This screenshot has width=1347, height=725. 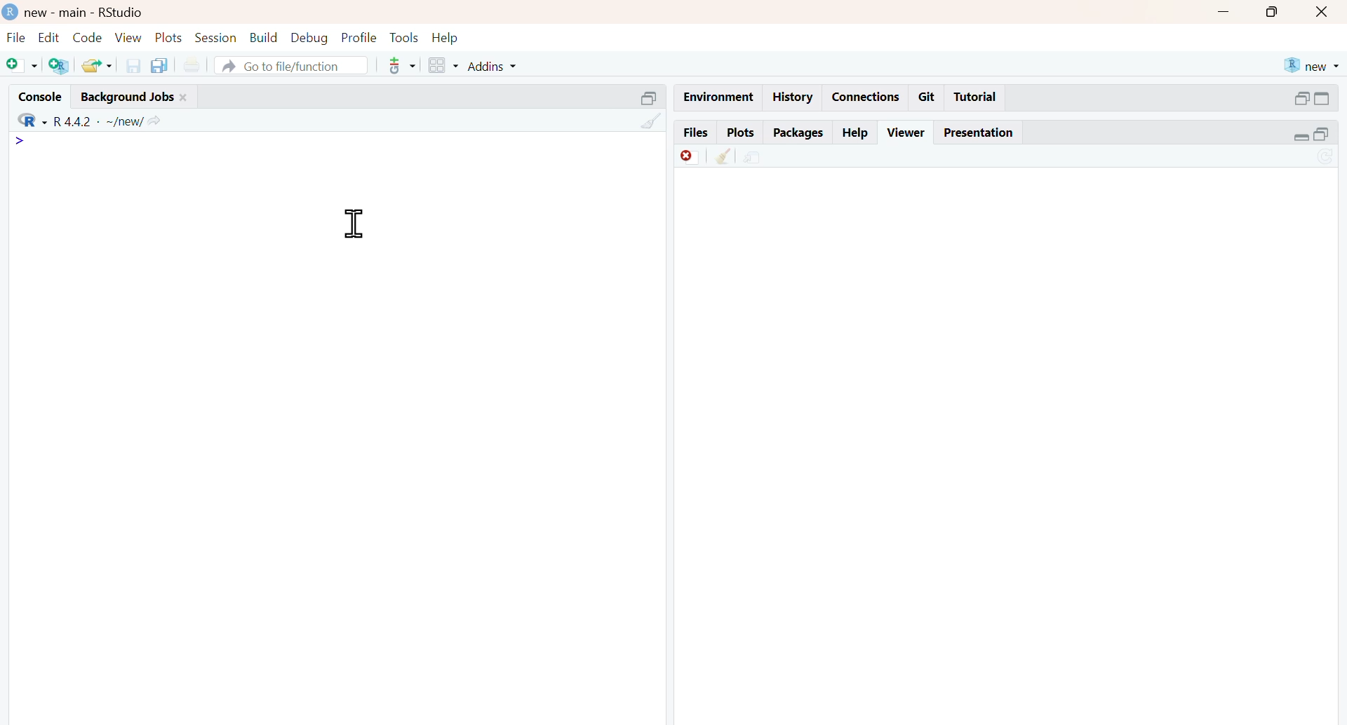 I want to click on tools, so click(x=403, y=65).